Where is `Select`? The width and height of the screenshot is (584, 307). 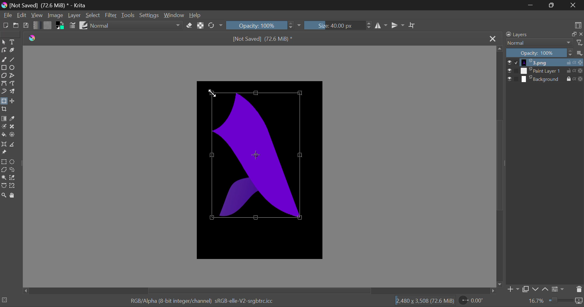
Select is located at coordinates (93, 15).